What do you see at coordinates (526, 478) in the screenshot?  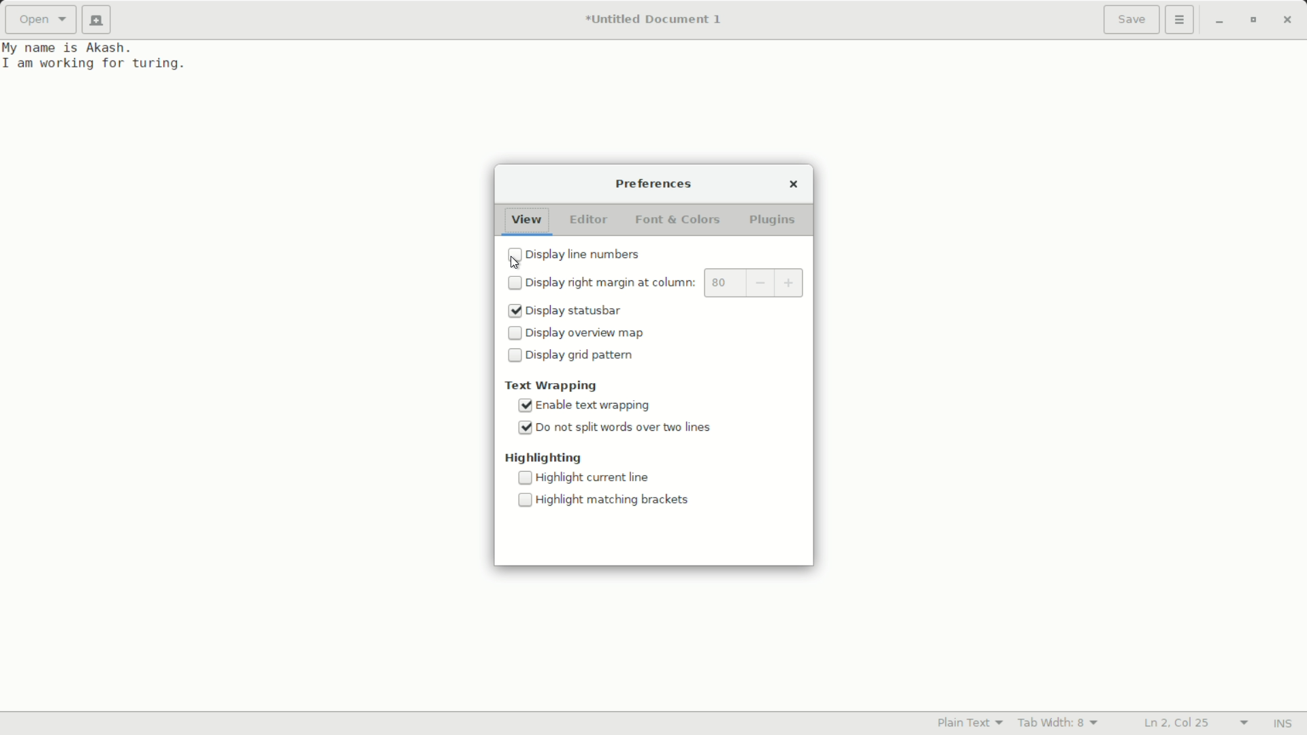 I see `checkbox` at bounding box center [526, 478].